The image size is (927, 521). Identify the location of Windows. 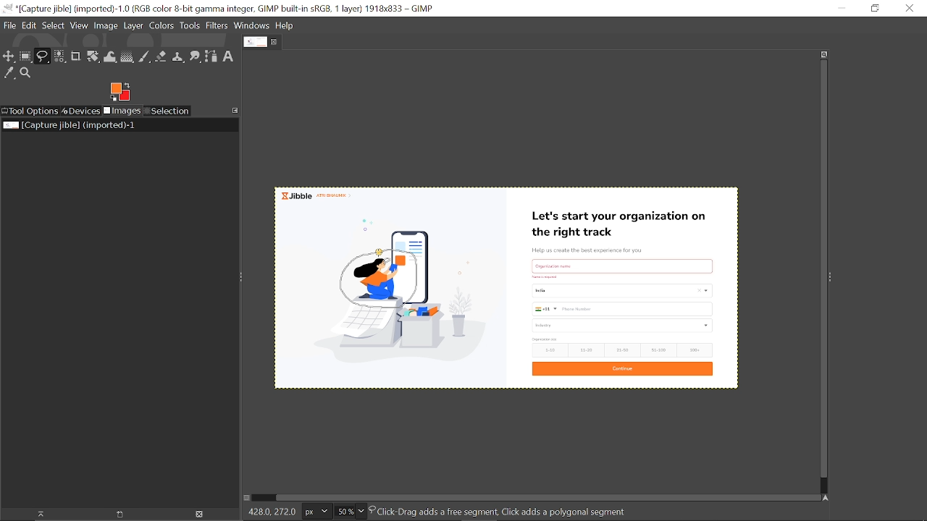
(253, 27).